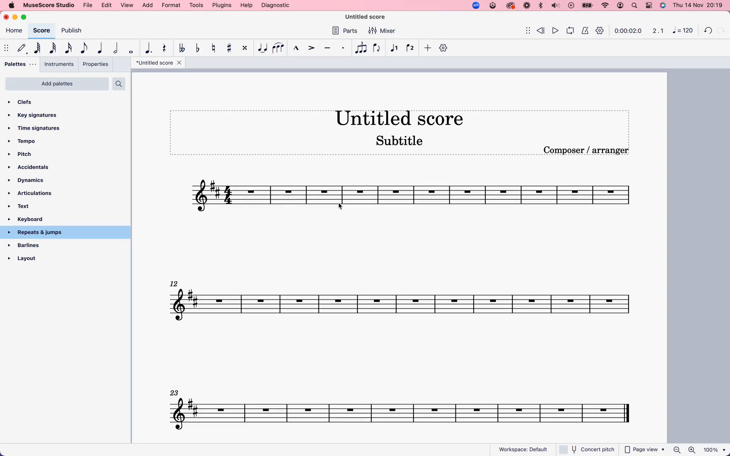 The height and width of the screenshot is (456, 730). Describe the element at coordinates (411, 47) in the screenshot. I see `voice 2` at that location.